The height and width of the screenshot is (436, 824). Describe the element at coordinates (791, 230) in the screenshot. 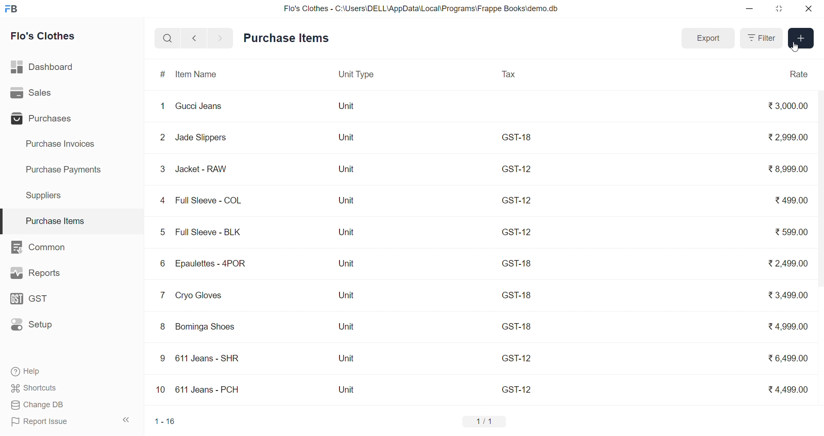

I see `₹599.00` at that location.